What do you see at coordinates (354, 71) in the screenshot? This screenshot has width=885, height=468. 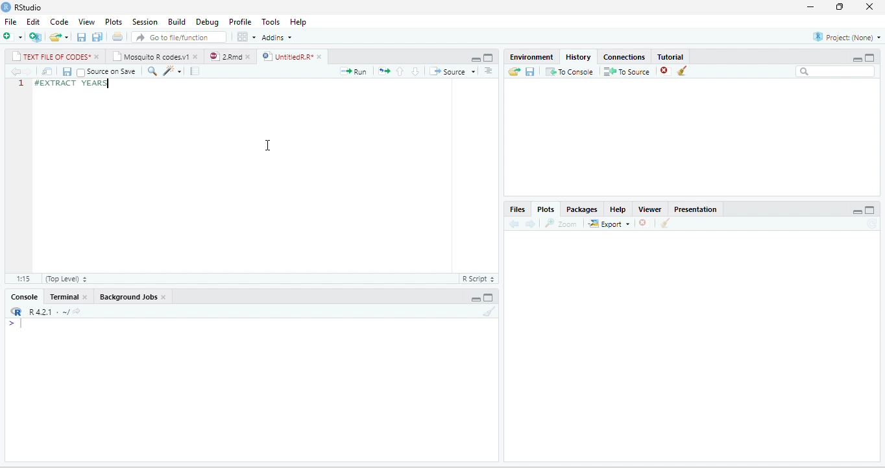 I see `run` at bounding box center [354, 71].